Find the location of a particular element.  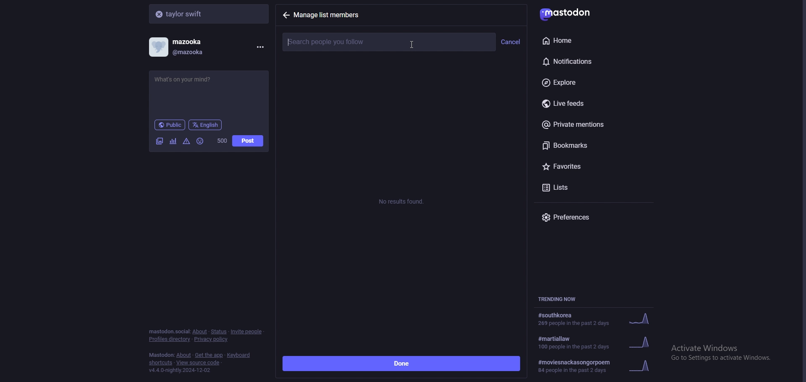

mastodon is located at coordinates (161, 355).